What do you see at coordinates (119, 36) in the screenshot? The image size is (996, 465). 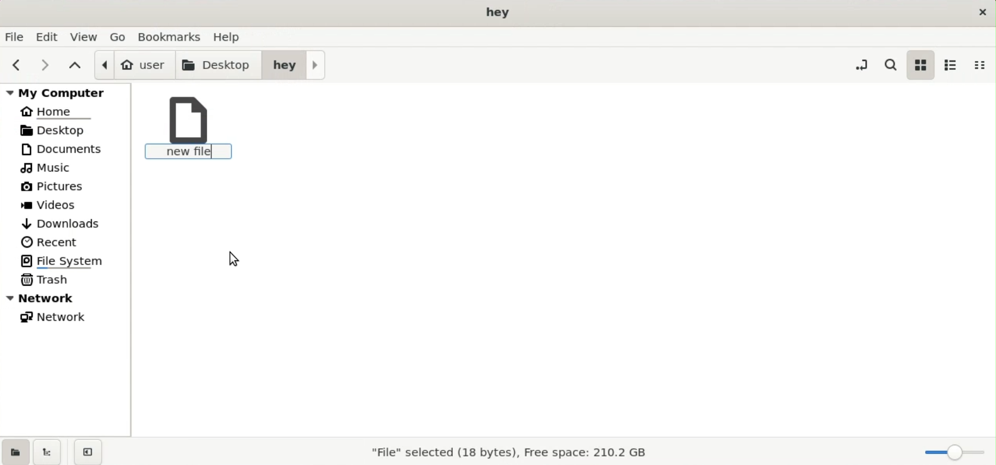 I see `go` at bounding box center [119, 36].